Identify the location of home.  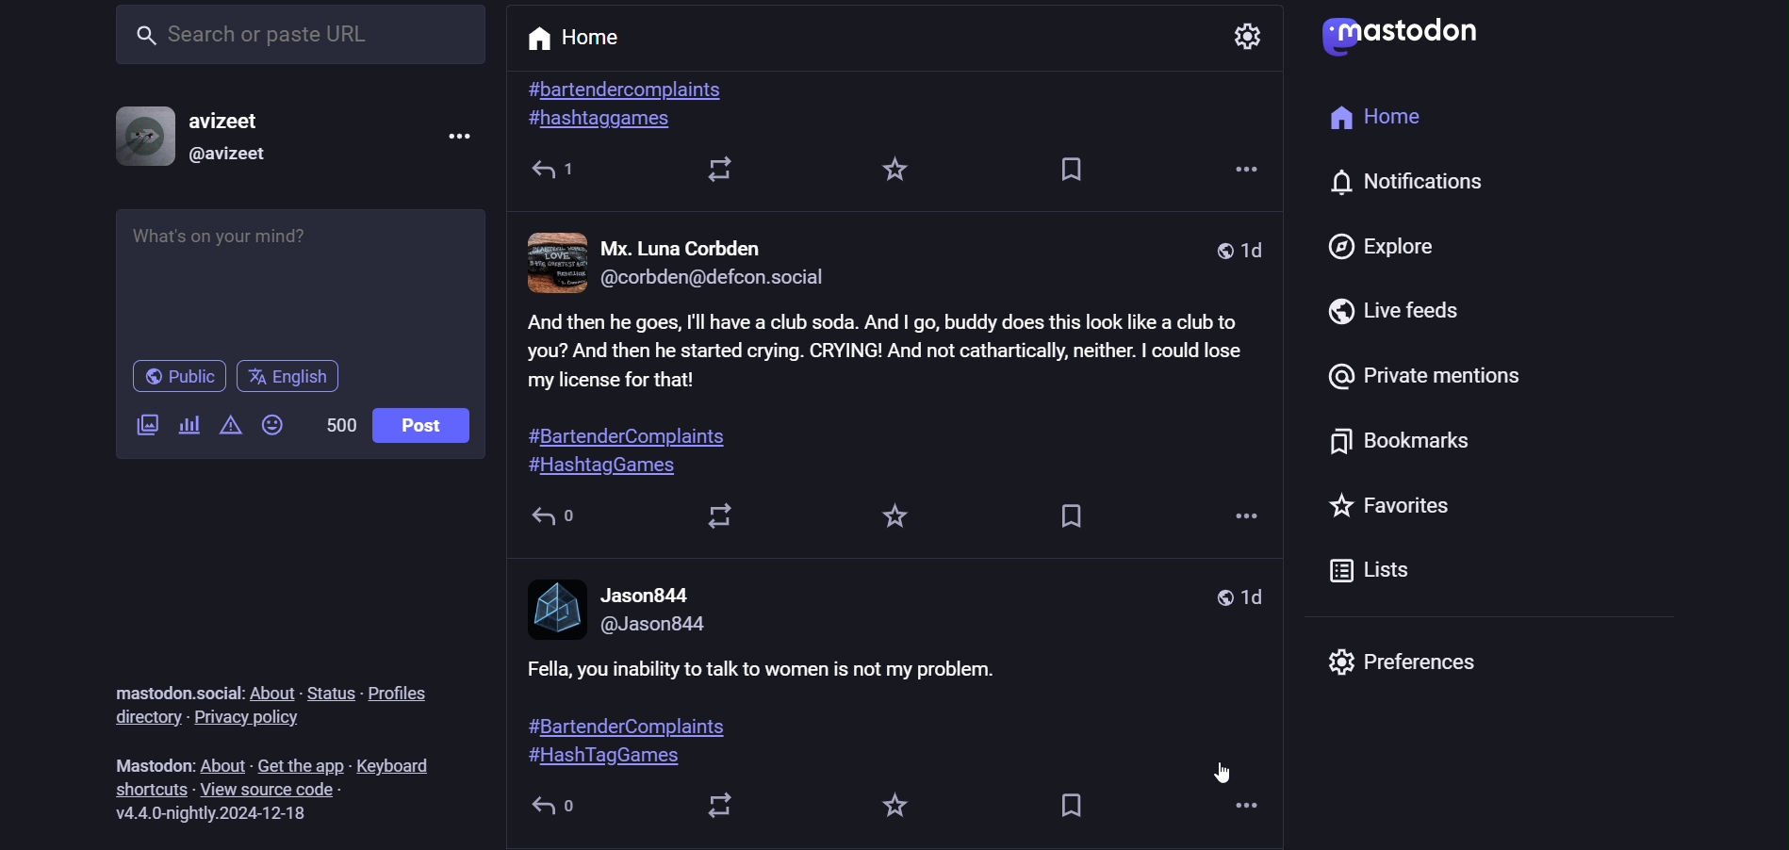
(1376, 119).